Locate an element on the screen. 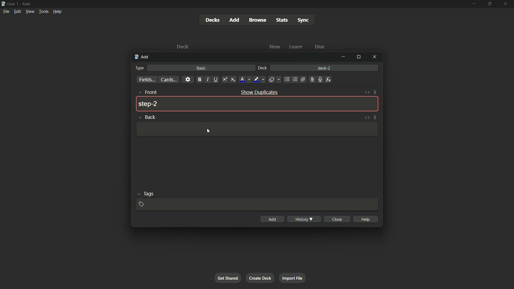 Image resolution: width=514 pixels, height=289 pixels. learn is located at coordinates (297, 47).